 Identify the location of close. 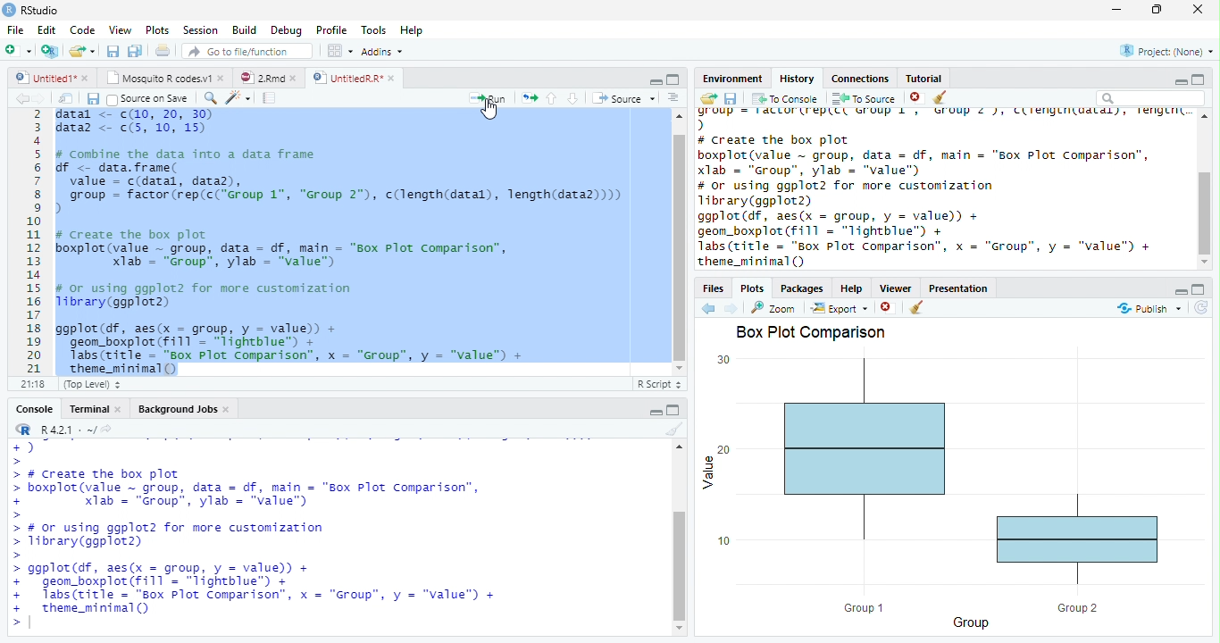
(221, 78).